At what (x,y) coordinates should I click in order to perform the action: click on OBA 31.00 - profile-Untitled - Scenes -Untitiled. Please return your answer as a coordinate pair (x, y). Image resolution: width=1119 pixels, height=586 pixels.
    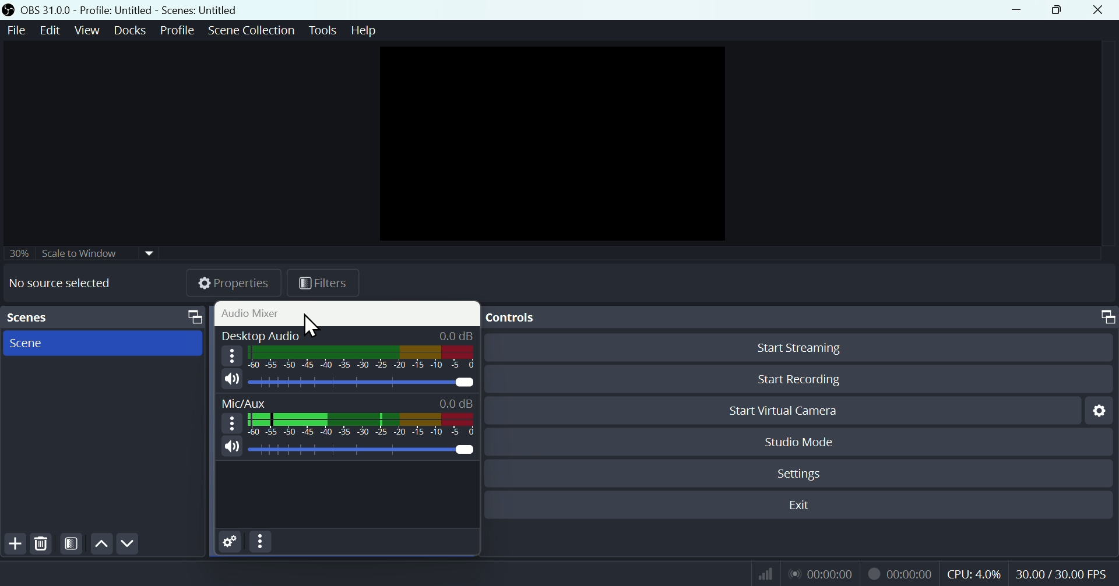
    Looking at the image, I should click on (148, 10).